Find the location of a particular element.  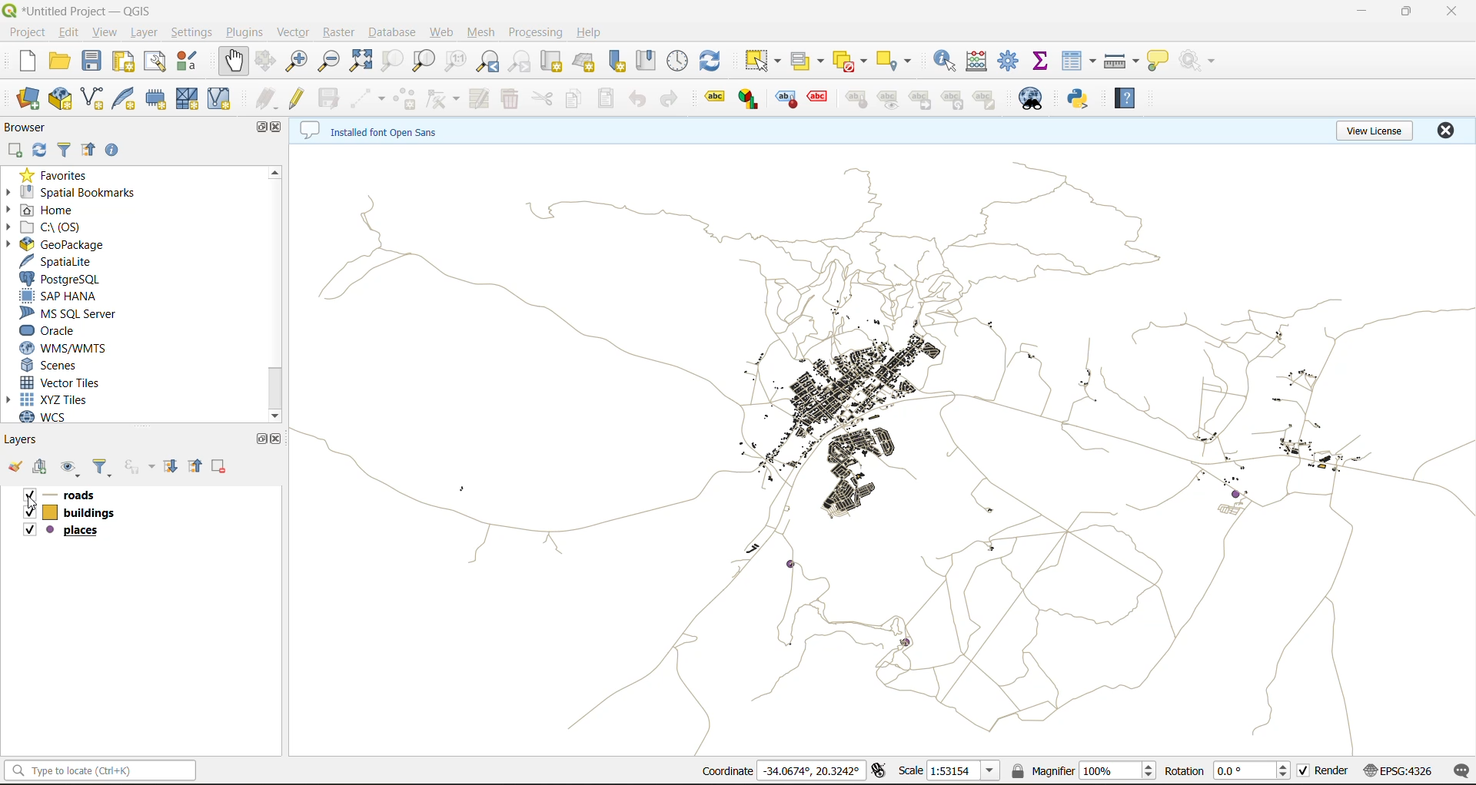

cut is located at coordinates (544, 98).